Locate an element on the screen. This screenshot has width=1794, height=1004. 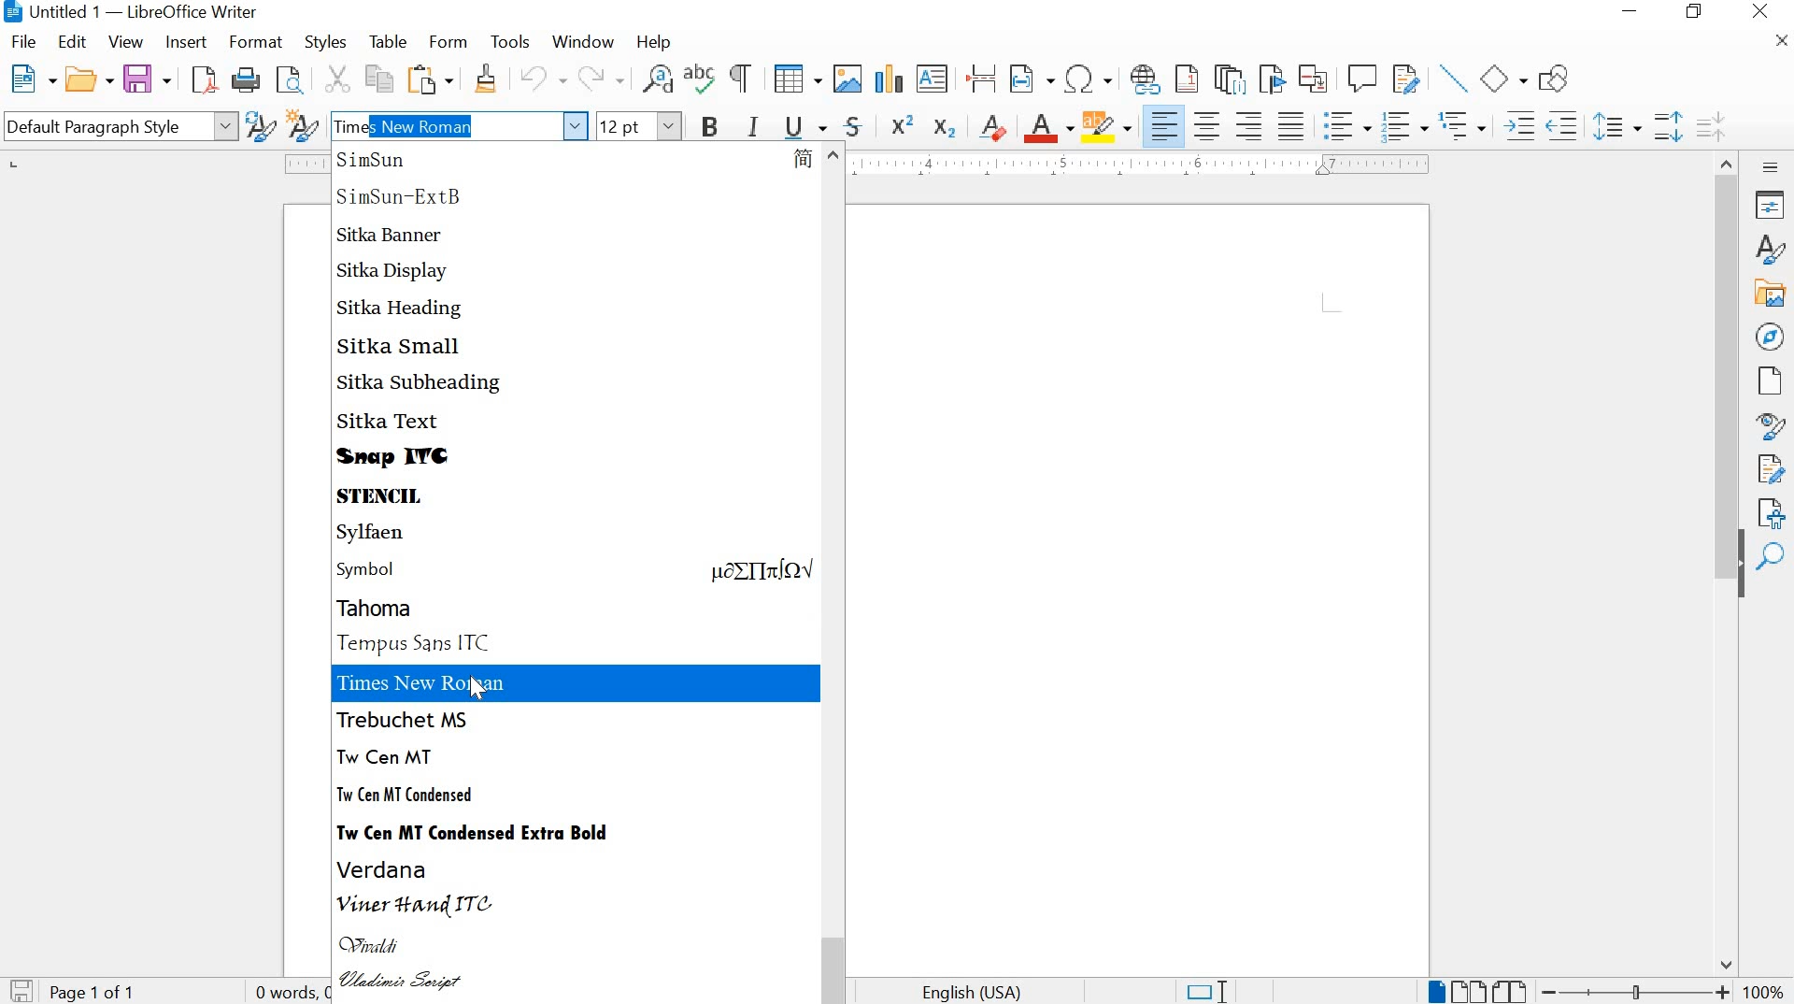
STRIKETHROUGH is located at coordinates (853, 129).